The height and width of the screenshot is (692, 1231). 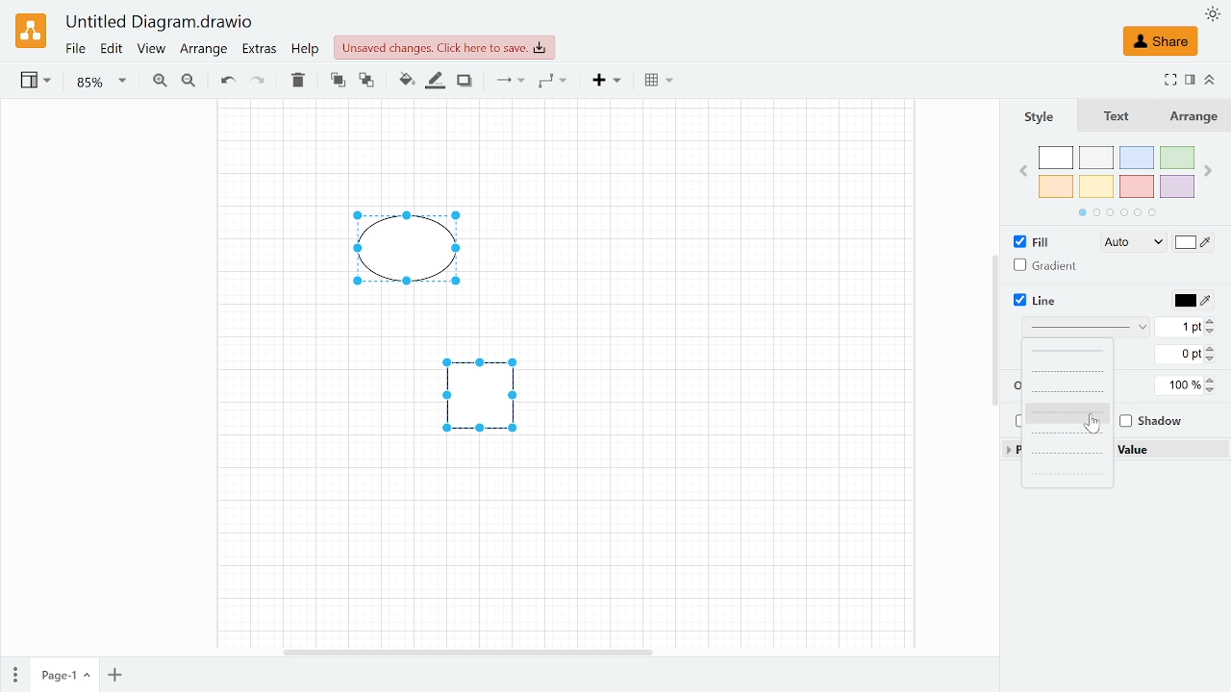 I want to click on Dashed 1, so click(x=1066, y=372).